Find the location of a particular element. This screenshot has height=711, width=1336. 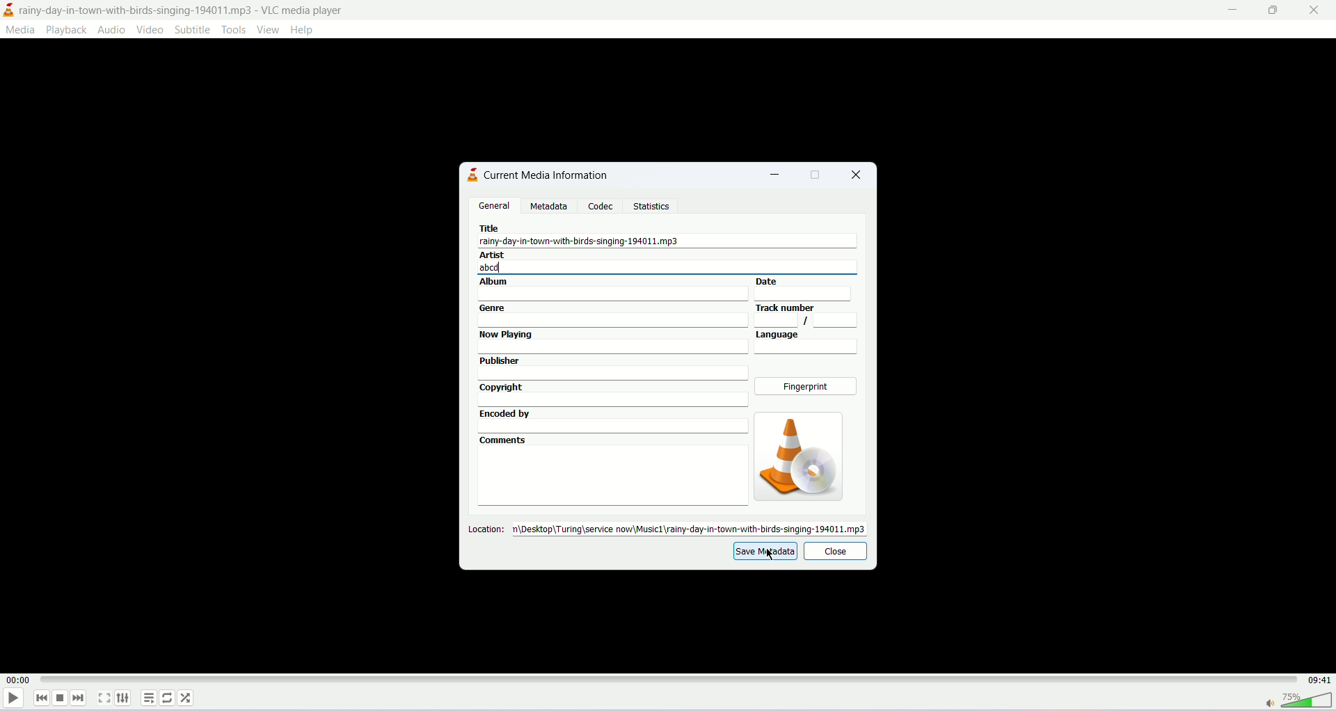

shuffle is located at coordinates (189, 698).